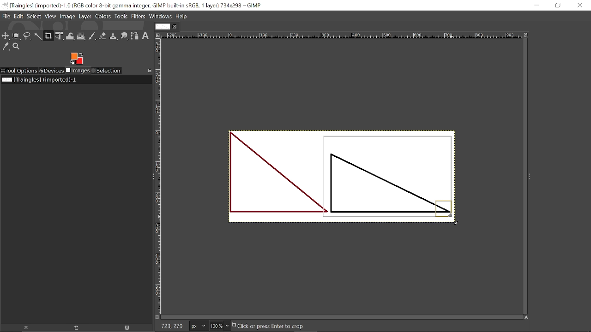 The image size is (591, 332). Describe the element at coordinates (130, 328) in the screenshot. I see `Delete image` at that location.